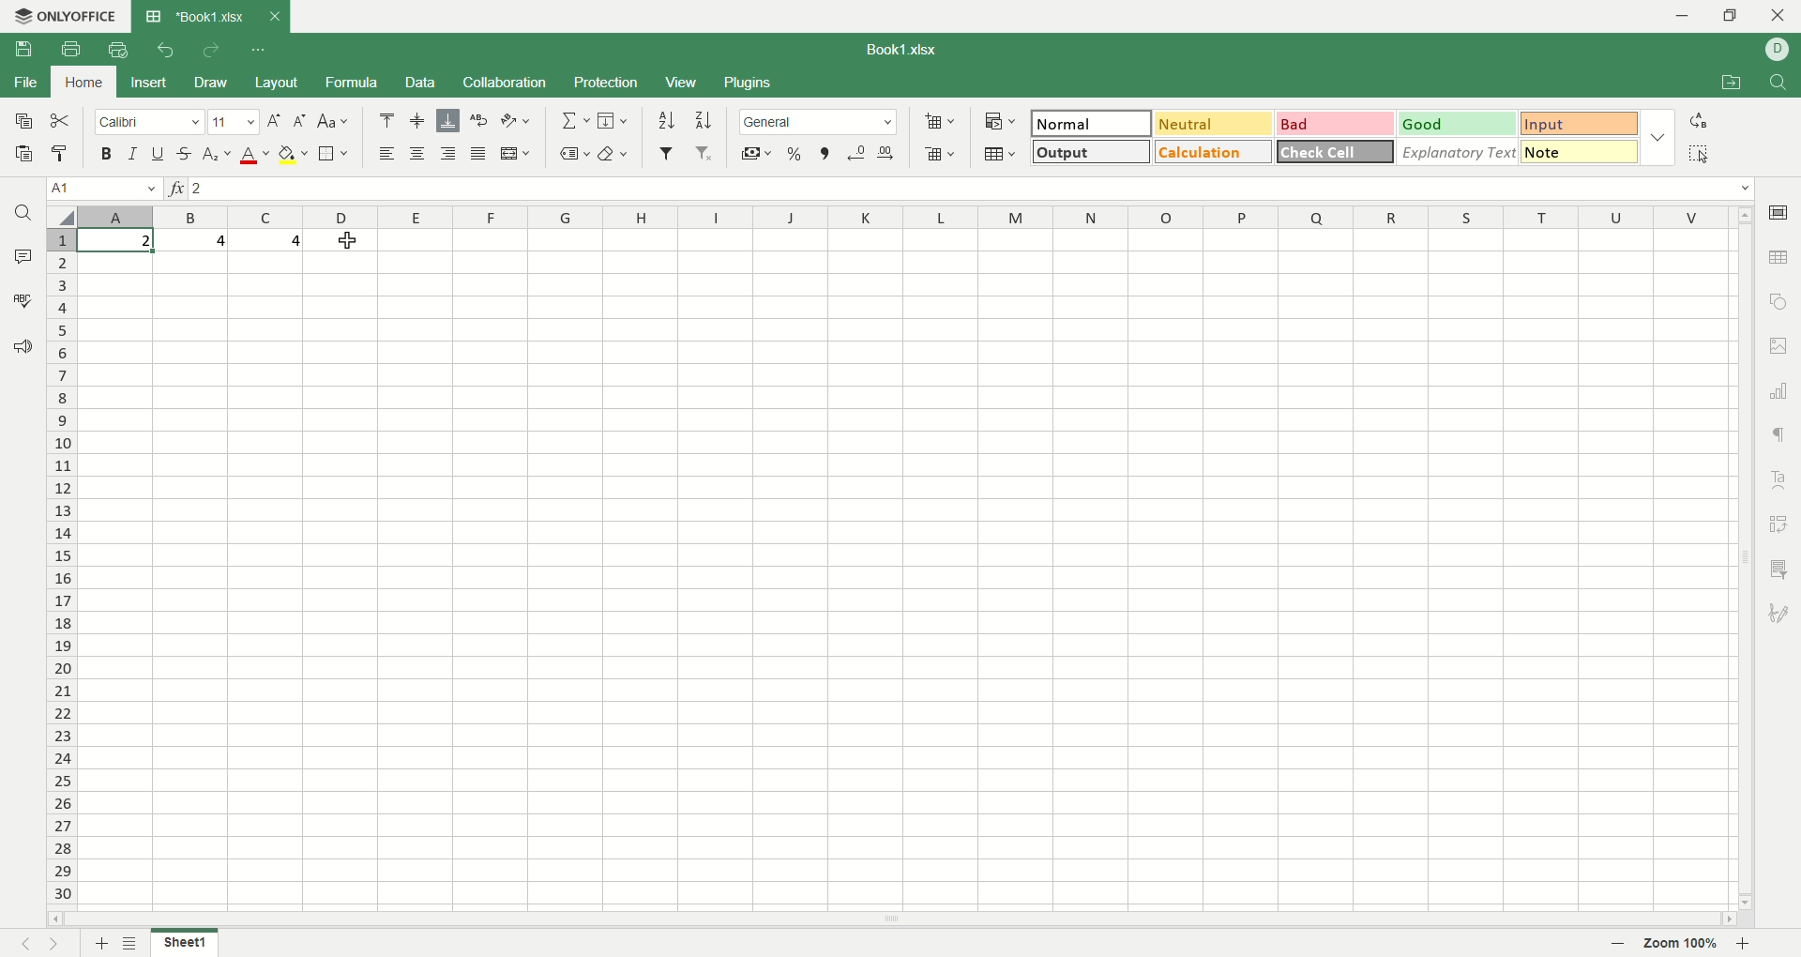  Describe the element at coordinates (418, 155) in the screenshot. I see `align center` at that location.